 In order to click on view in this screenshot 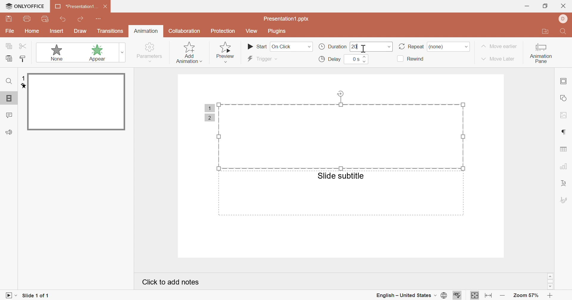, I will do `click(252, 31)`.